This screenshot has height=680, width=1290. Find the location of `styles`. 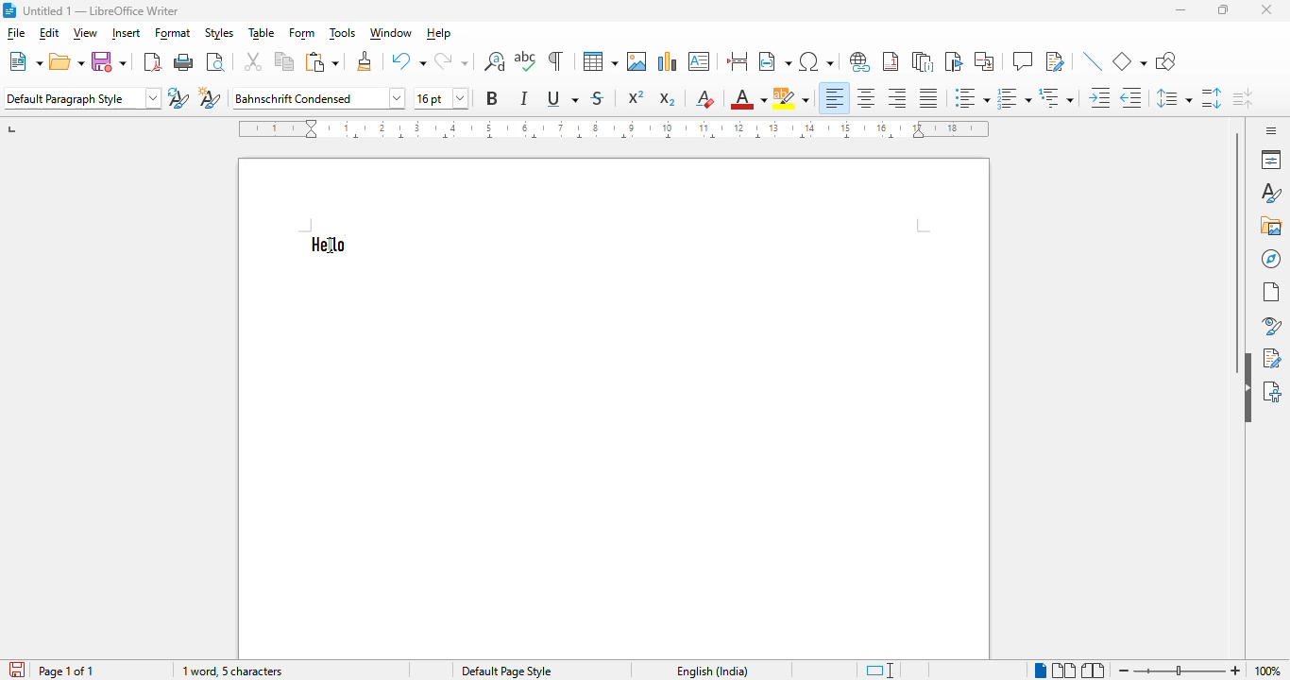

styles is located at coordinates (1269, 194).